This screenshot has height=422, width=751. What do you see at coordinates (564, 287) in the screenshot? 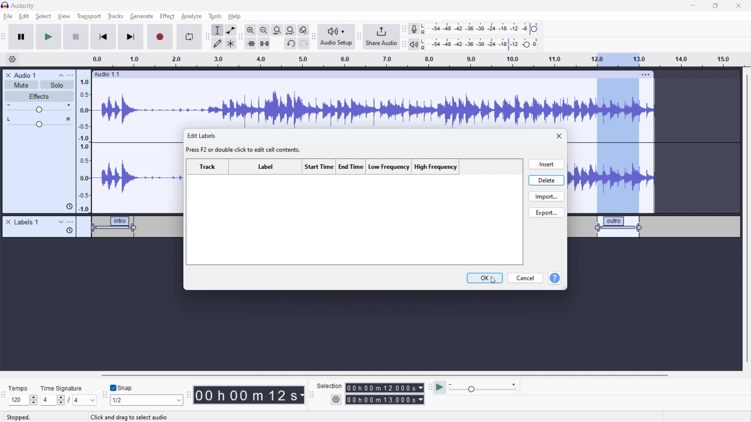
I see `resize` at bounding box center [564, 287].